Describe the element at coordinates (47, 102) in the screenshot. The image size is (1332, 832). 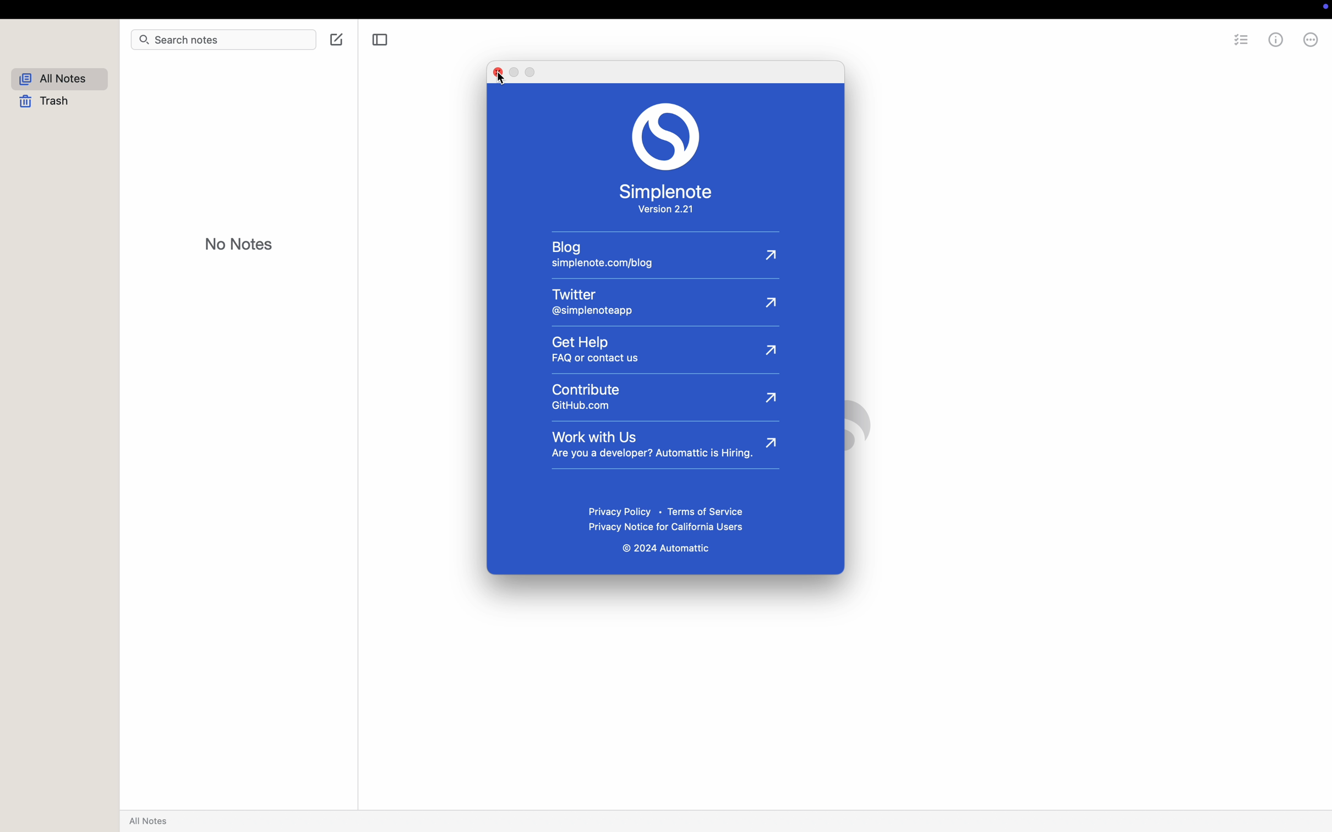
I see `trash` at that location.